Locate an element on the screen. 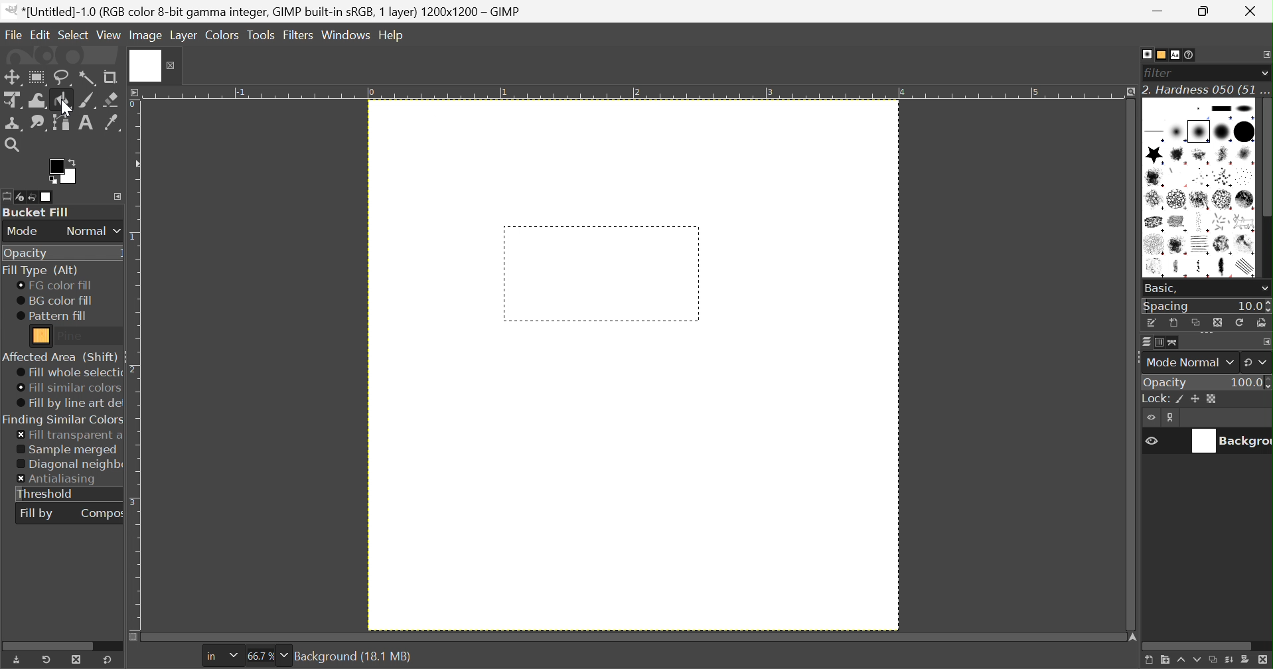  Edit Layer is located at coordinates (1173, 417).